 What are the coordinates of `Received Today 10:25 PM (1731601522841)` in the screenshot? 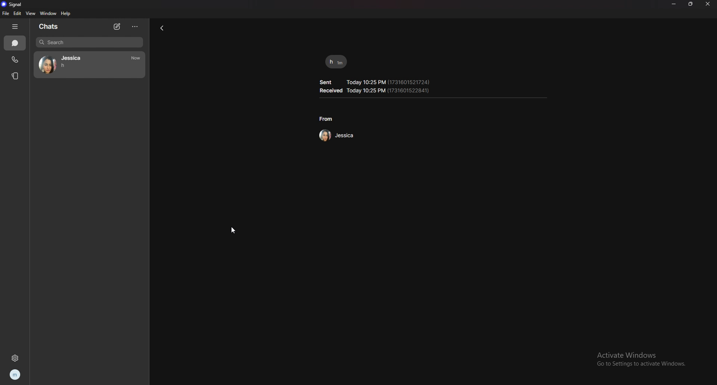 It's located at (375, 91).